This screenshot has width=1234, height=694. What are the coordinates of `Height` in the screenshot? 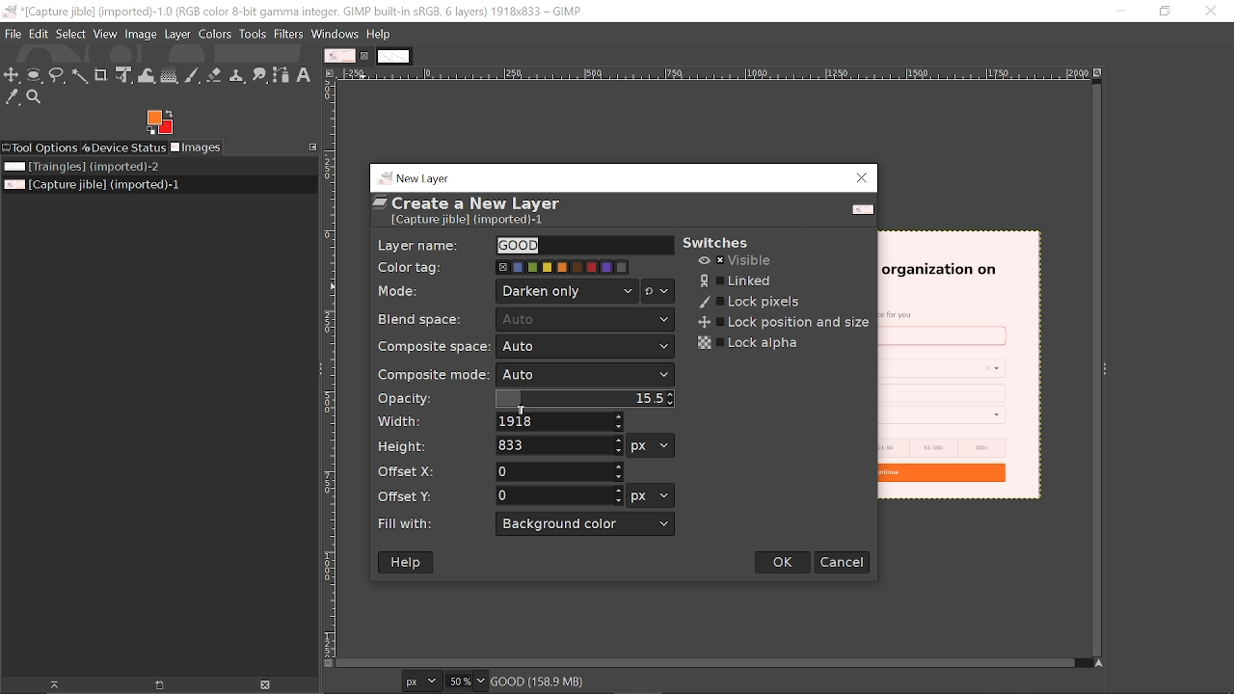 It's located at (559, 445).